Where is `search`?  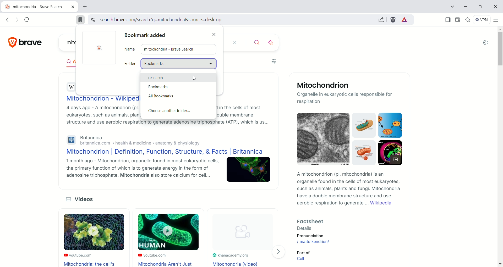 search is located at coordinates (254, 42).